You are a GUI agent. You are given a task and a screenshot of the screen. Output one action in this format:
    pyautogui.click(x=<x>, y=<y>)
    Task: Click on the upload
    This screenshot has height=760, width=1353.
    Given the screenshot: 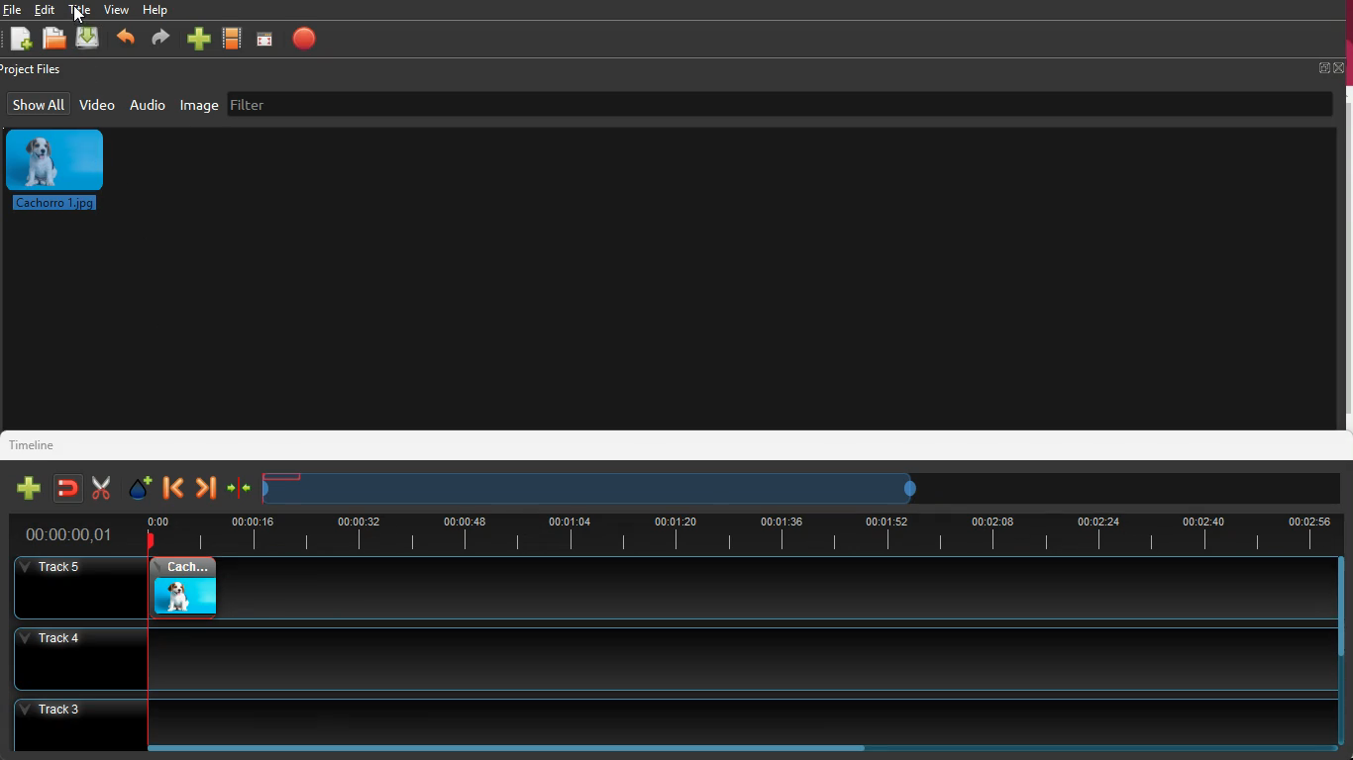 What is the action you would take?
    pyautogui.click(x=89, y=39)
    